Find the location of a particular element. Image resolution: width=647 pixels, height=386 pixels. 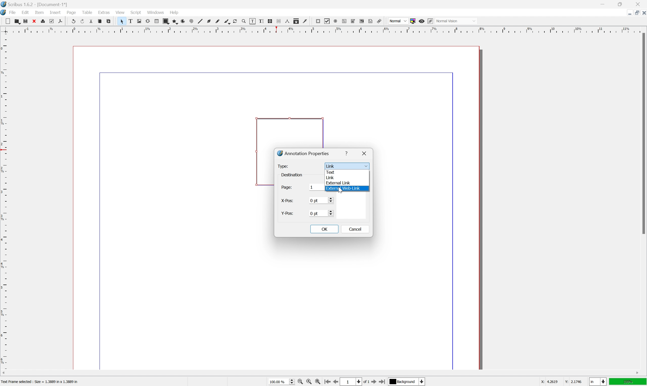

pdf list box is located at coordinates (362, 21).